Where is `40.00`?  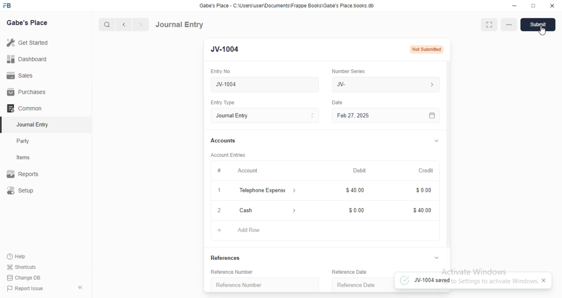 40.00 is located at coordinates (418, 211).